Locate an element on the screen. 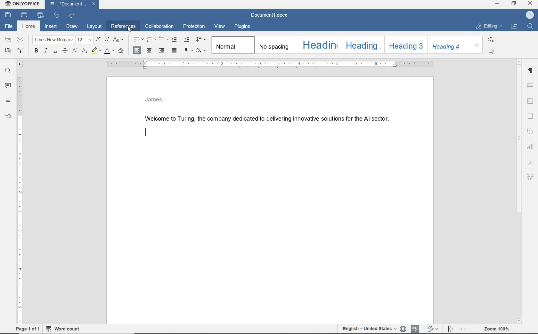  clear style is located at coordinates (121, 51).